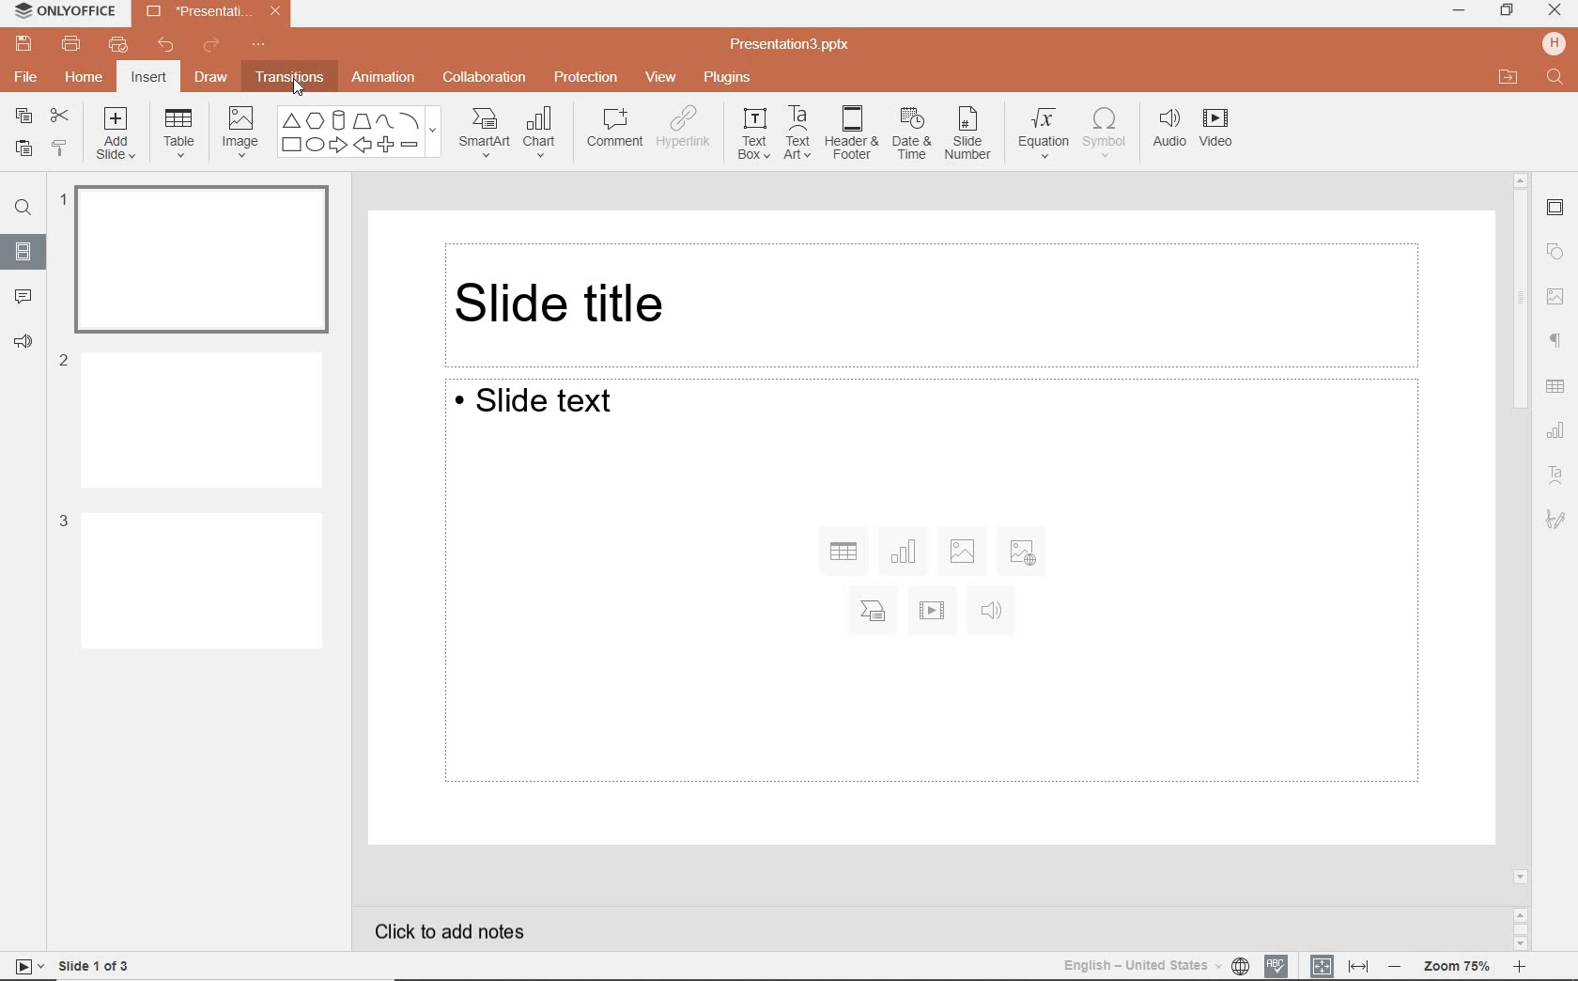 The image size is (1578, 981). I want to click on draw, so click(212, 79).